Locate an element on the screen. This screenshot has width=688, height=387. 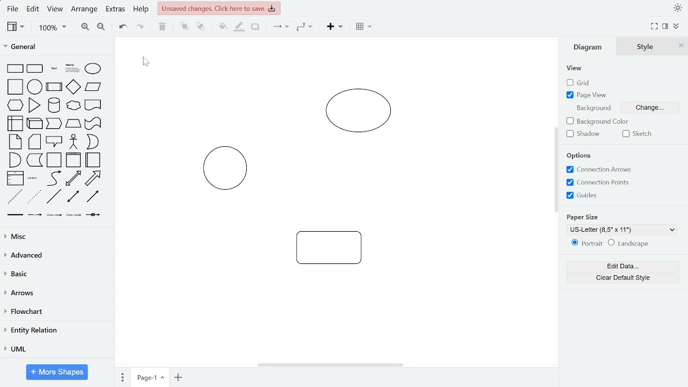
basic is located at coordinates (54, 275).